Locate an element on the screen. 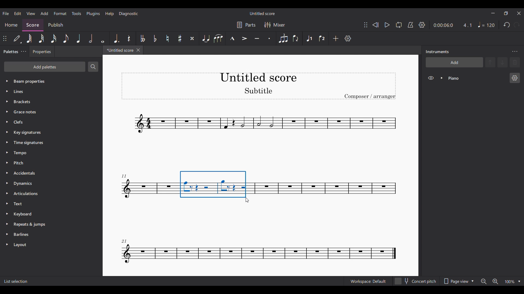 The width and height of the screenshot is (524, 294). Workspace default is located at coordinates (368, 281).